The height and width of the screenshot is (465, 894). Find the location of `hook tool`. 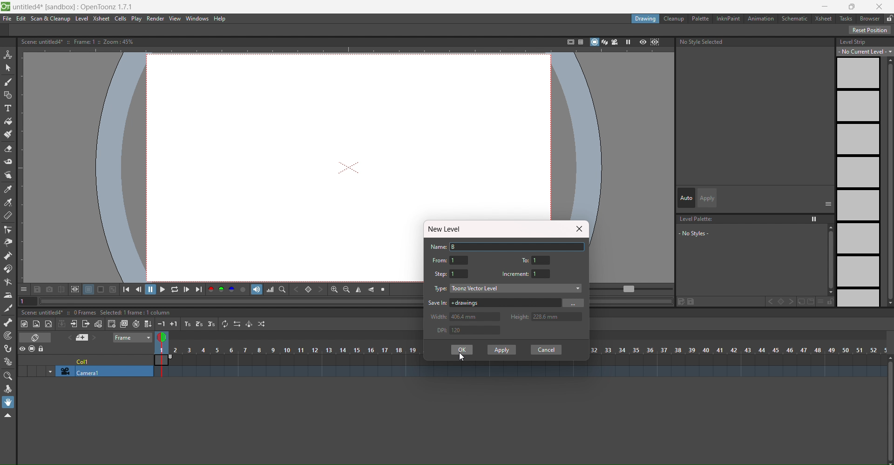

hook tool is located at coordinates (8, 349).